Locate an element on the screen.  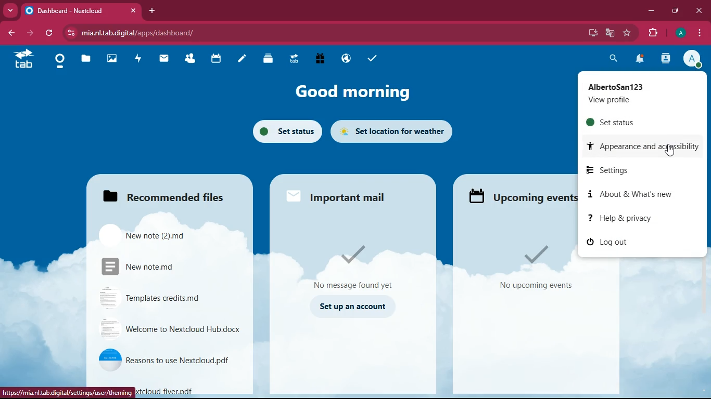
minimize is located at coordinates (651, 11).